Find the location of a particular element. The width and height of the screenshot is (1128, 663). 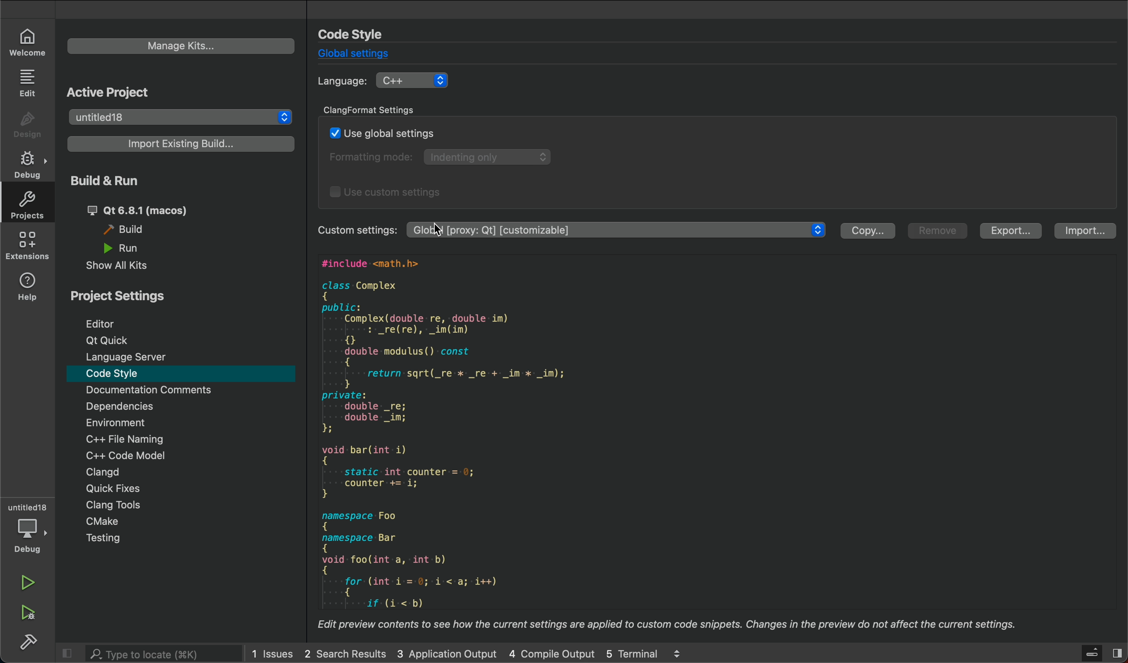

remove is located at coordinates (936, 231).